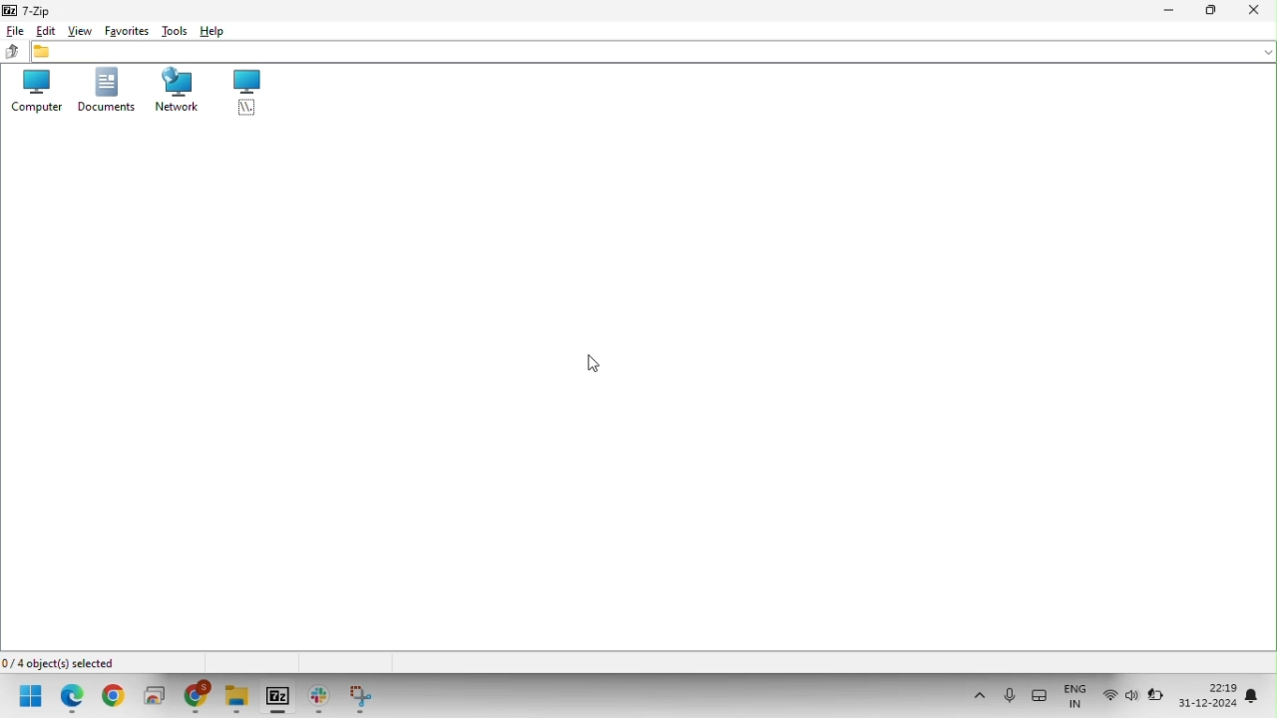 This screenshot has height=718, width=1277. I want to click on microsoft edge, so click(70, 699).